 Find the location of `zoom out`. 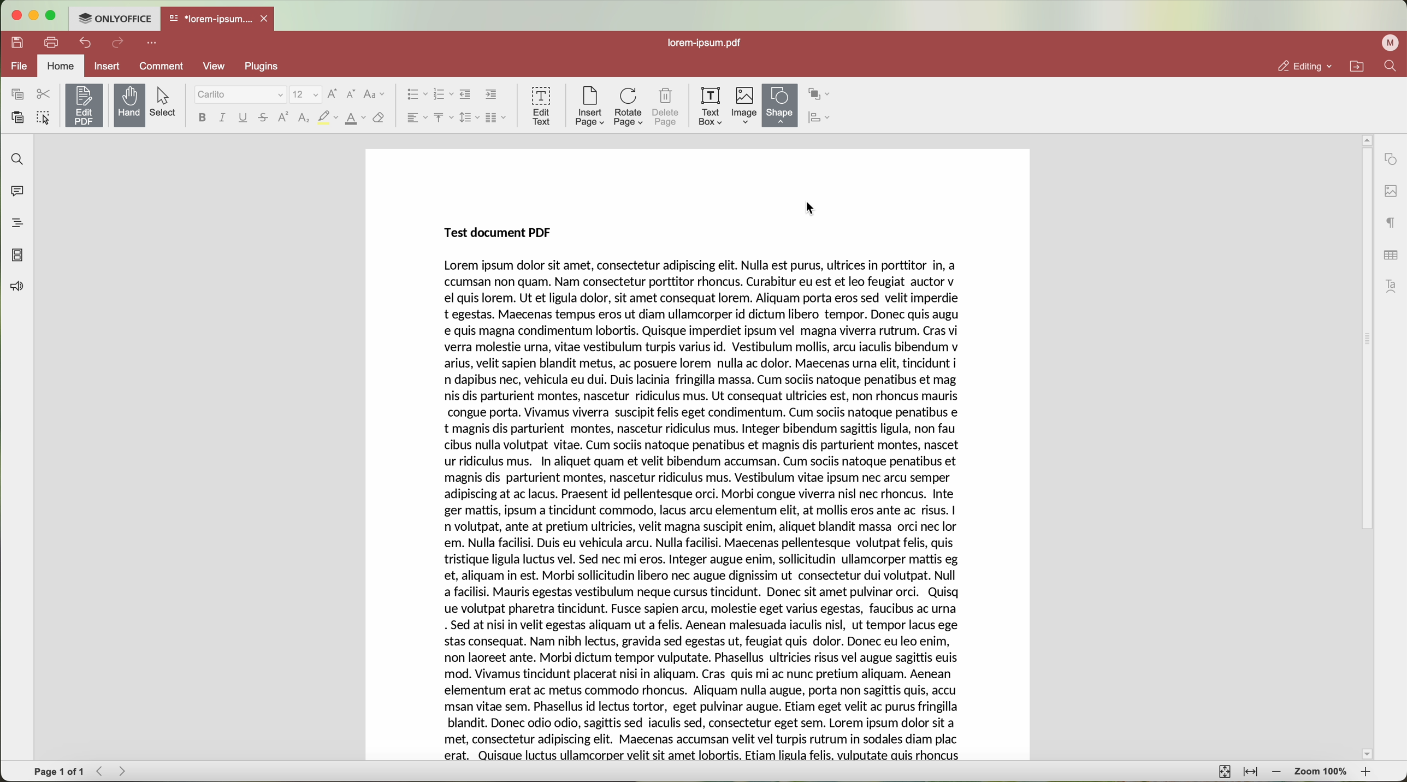

zoom out is located at coordinates (1279, 773).